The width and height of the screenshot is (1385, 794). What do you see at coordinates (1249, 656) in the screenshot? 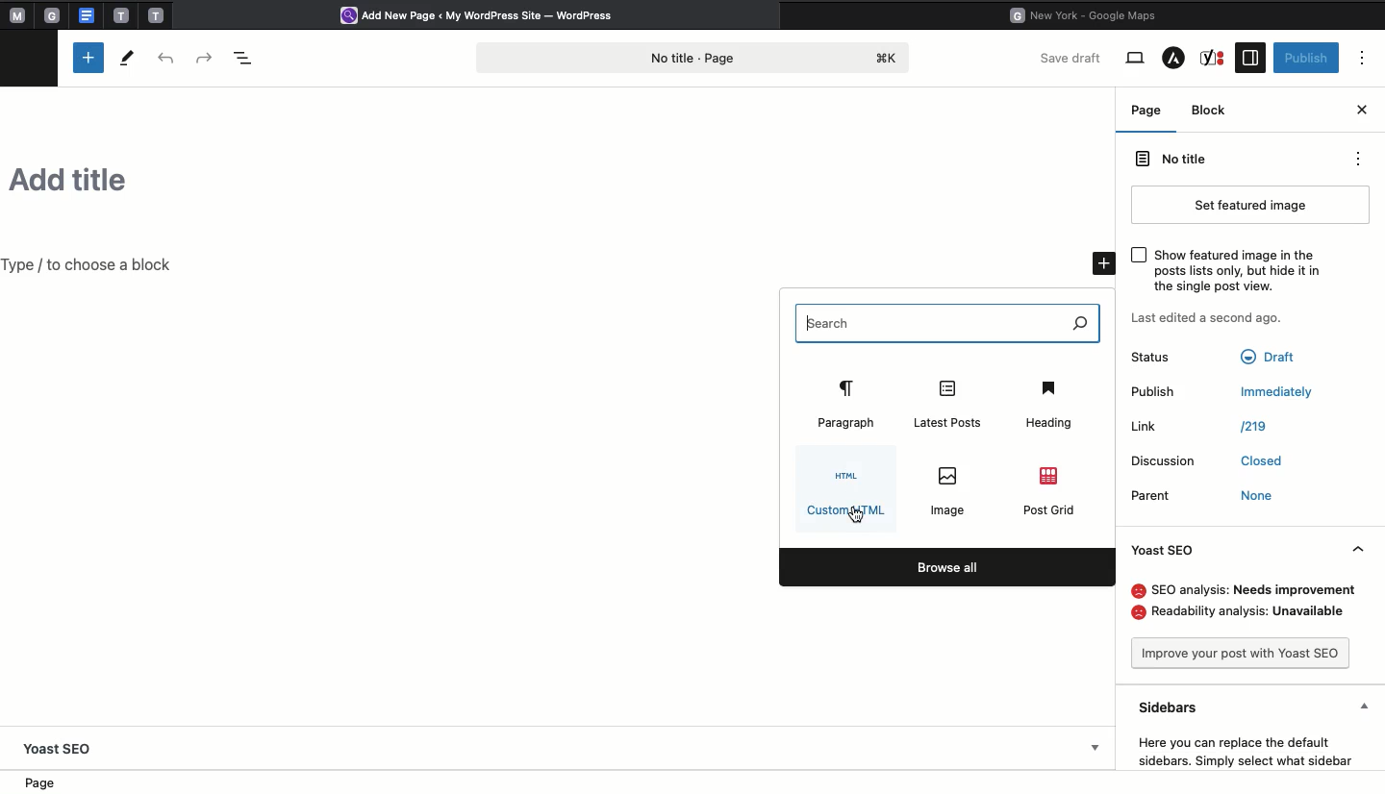
I see `Improve` at bounding box center [1249, 656].